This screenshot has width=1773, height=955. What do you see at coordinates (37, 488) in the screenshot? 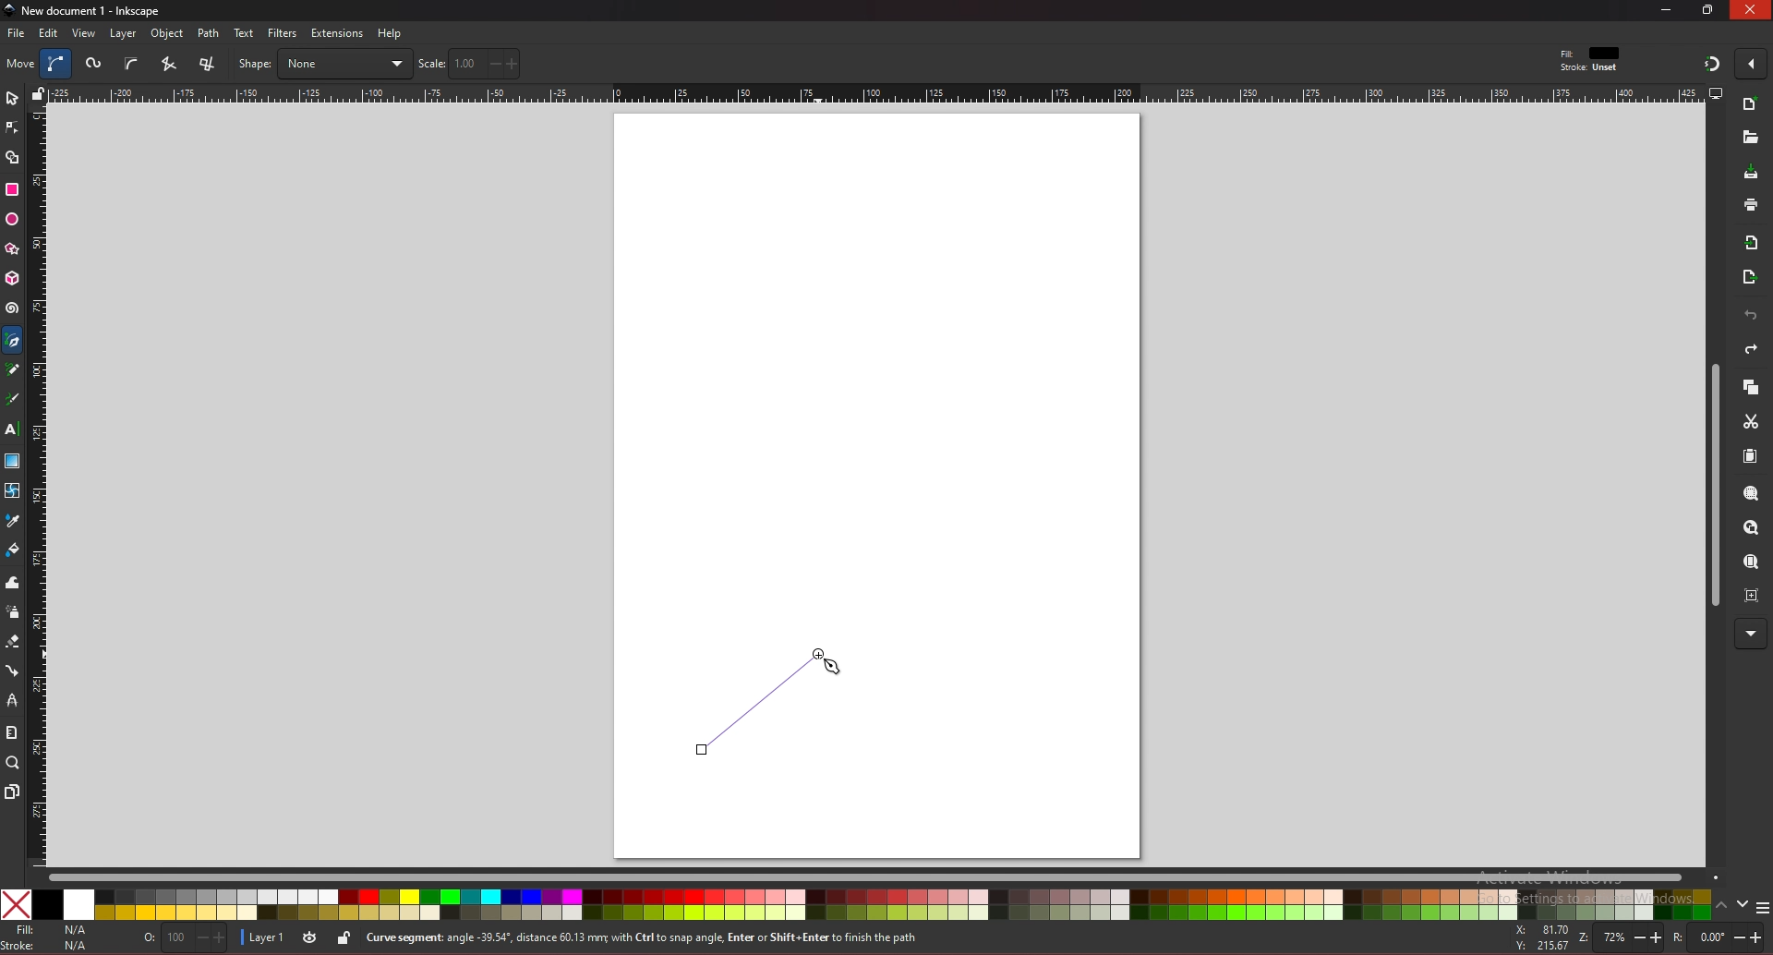
I see `vertical rule` at bounding box center [37, 488].